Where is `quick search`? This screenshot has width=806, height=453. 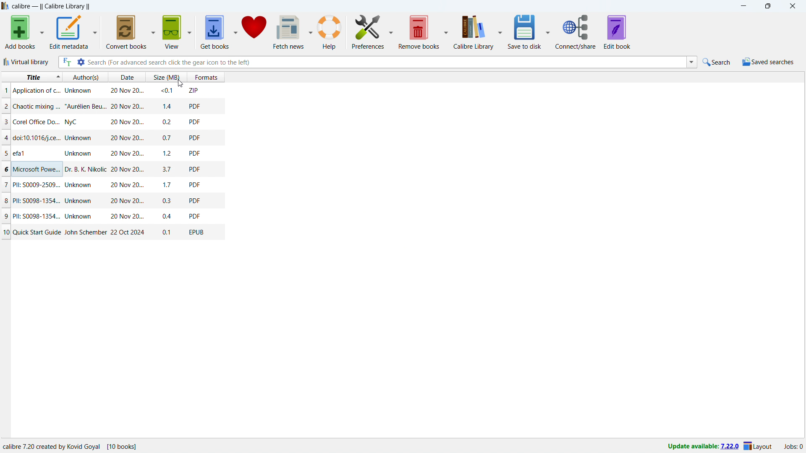 quick search is located at coordinates (717, 62).